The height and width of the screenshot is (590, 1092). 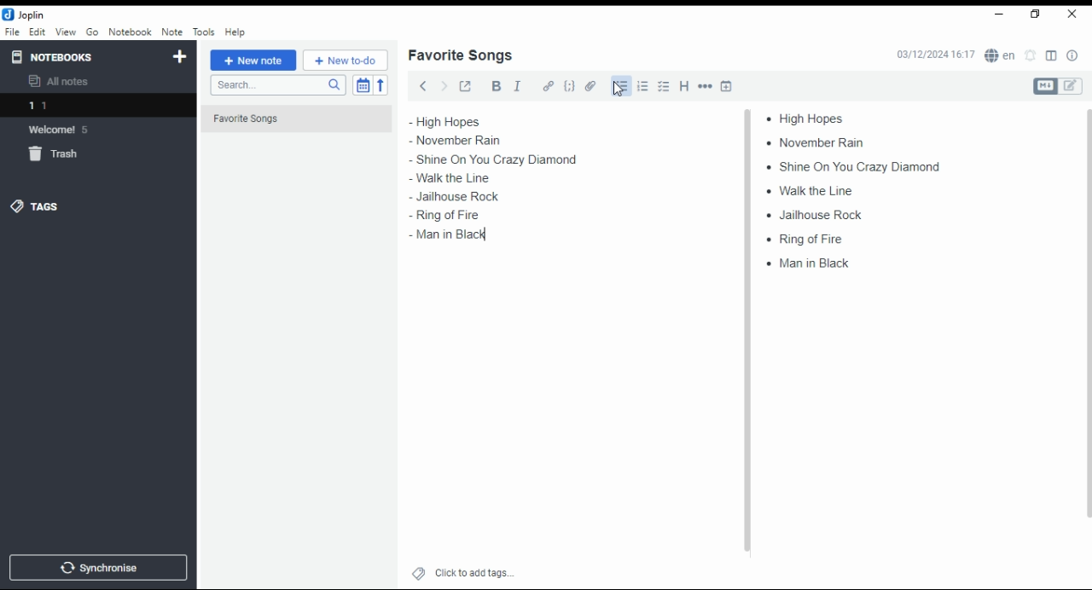 What do you see at coordinates (447, 217) in the screenshot?
I see `ring of fire` at bounding box center [447, 217].